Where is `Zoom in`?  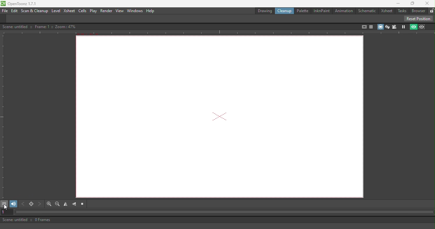
Zoom in is located at coordinates (49, 204).